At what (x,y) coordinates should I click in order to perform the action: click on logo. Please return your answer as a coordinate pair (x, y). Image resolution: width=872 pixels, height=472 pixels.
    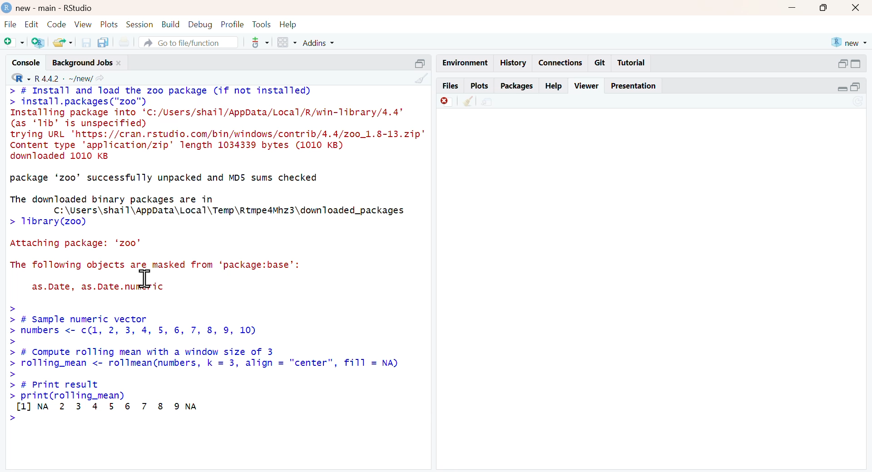
    Looking at the image, I should click on (6, 9).